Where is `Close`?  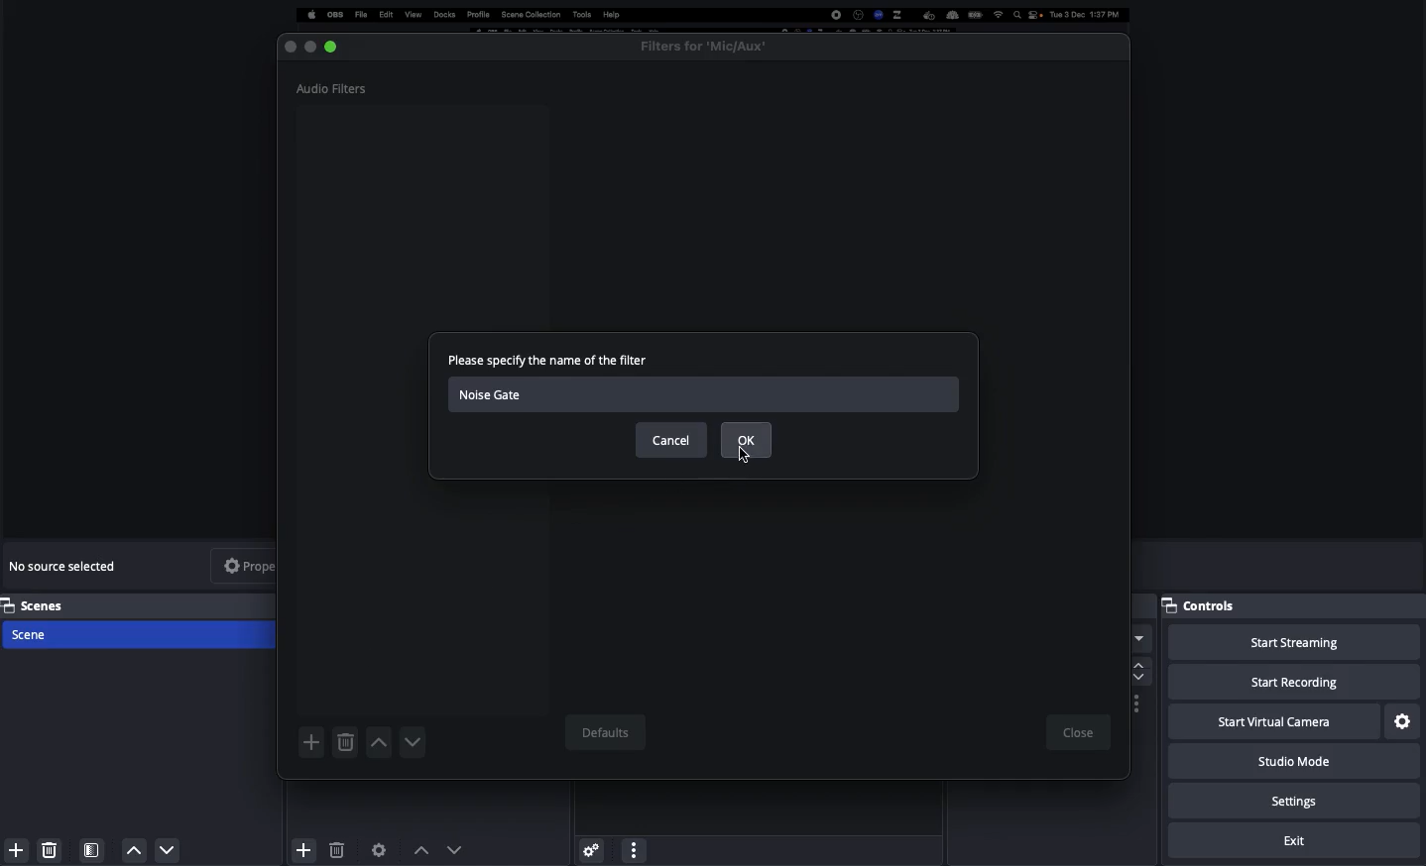 Close is located at coordinates (290, 46).